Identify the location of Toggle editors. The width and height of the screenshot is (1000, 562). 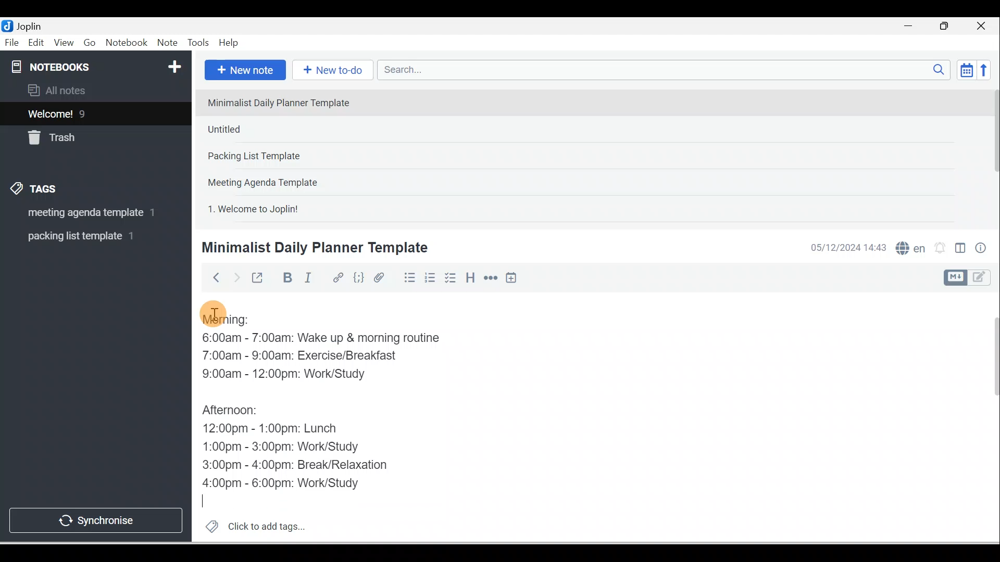
(960, 250).